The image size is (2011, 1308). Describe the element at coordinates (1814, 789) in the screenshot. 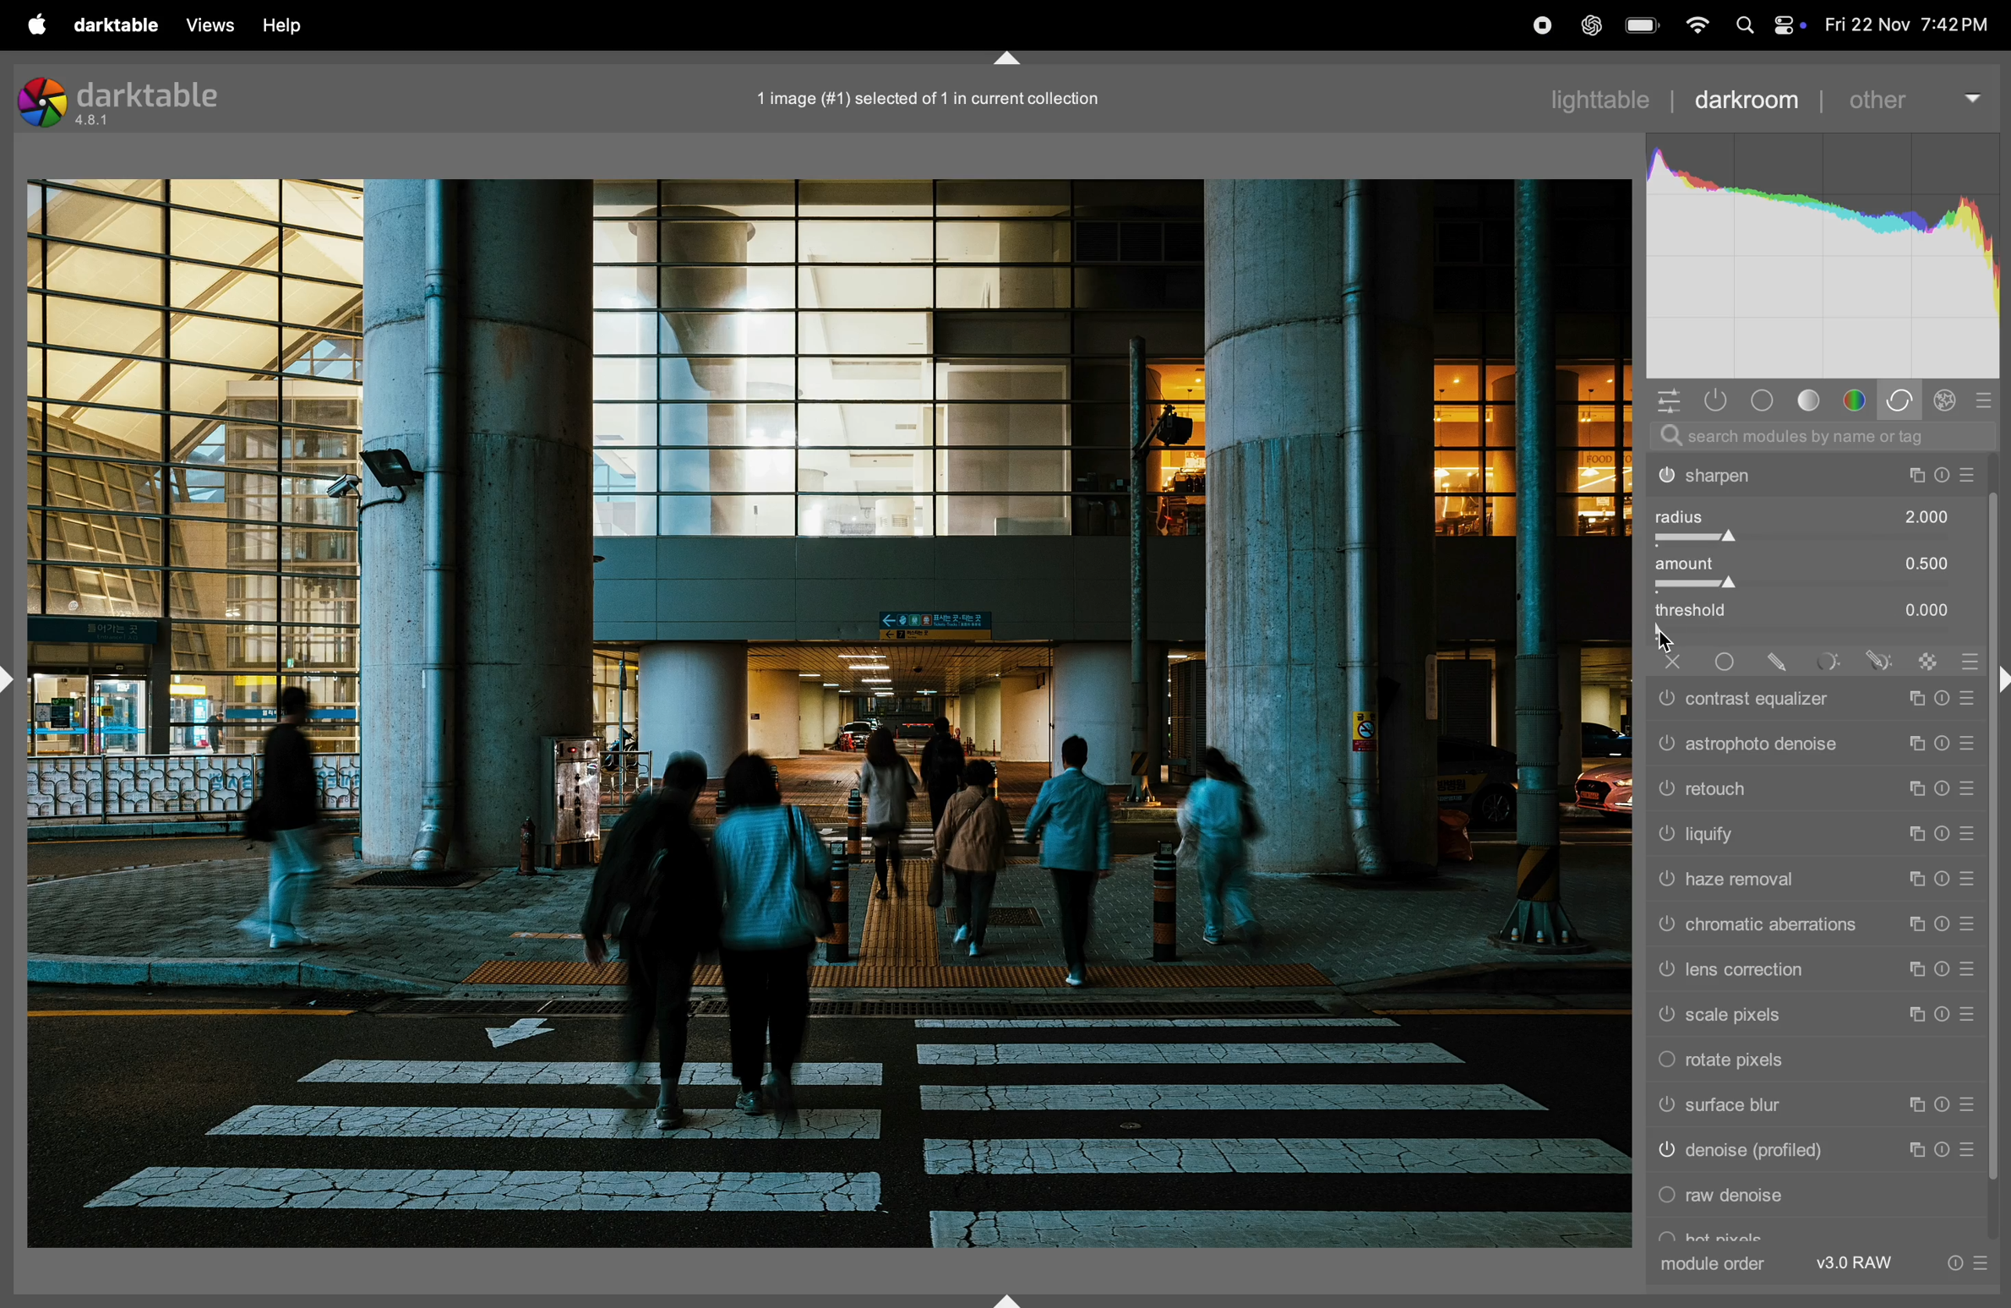

I see `retouch` at that location.